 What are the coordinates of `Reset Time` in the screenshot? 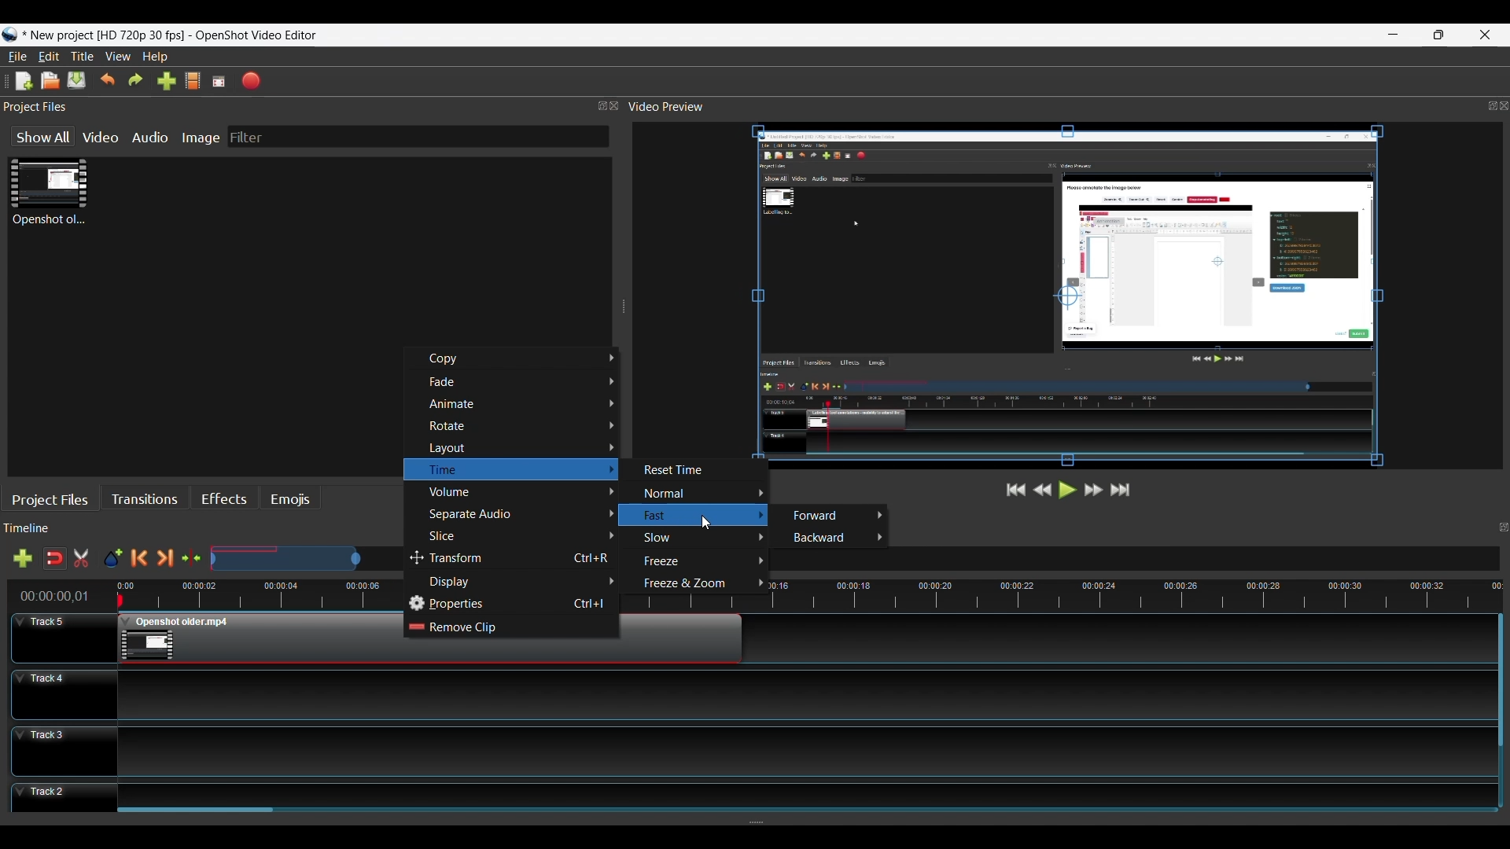 It's located at (682, 471).